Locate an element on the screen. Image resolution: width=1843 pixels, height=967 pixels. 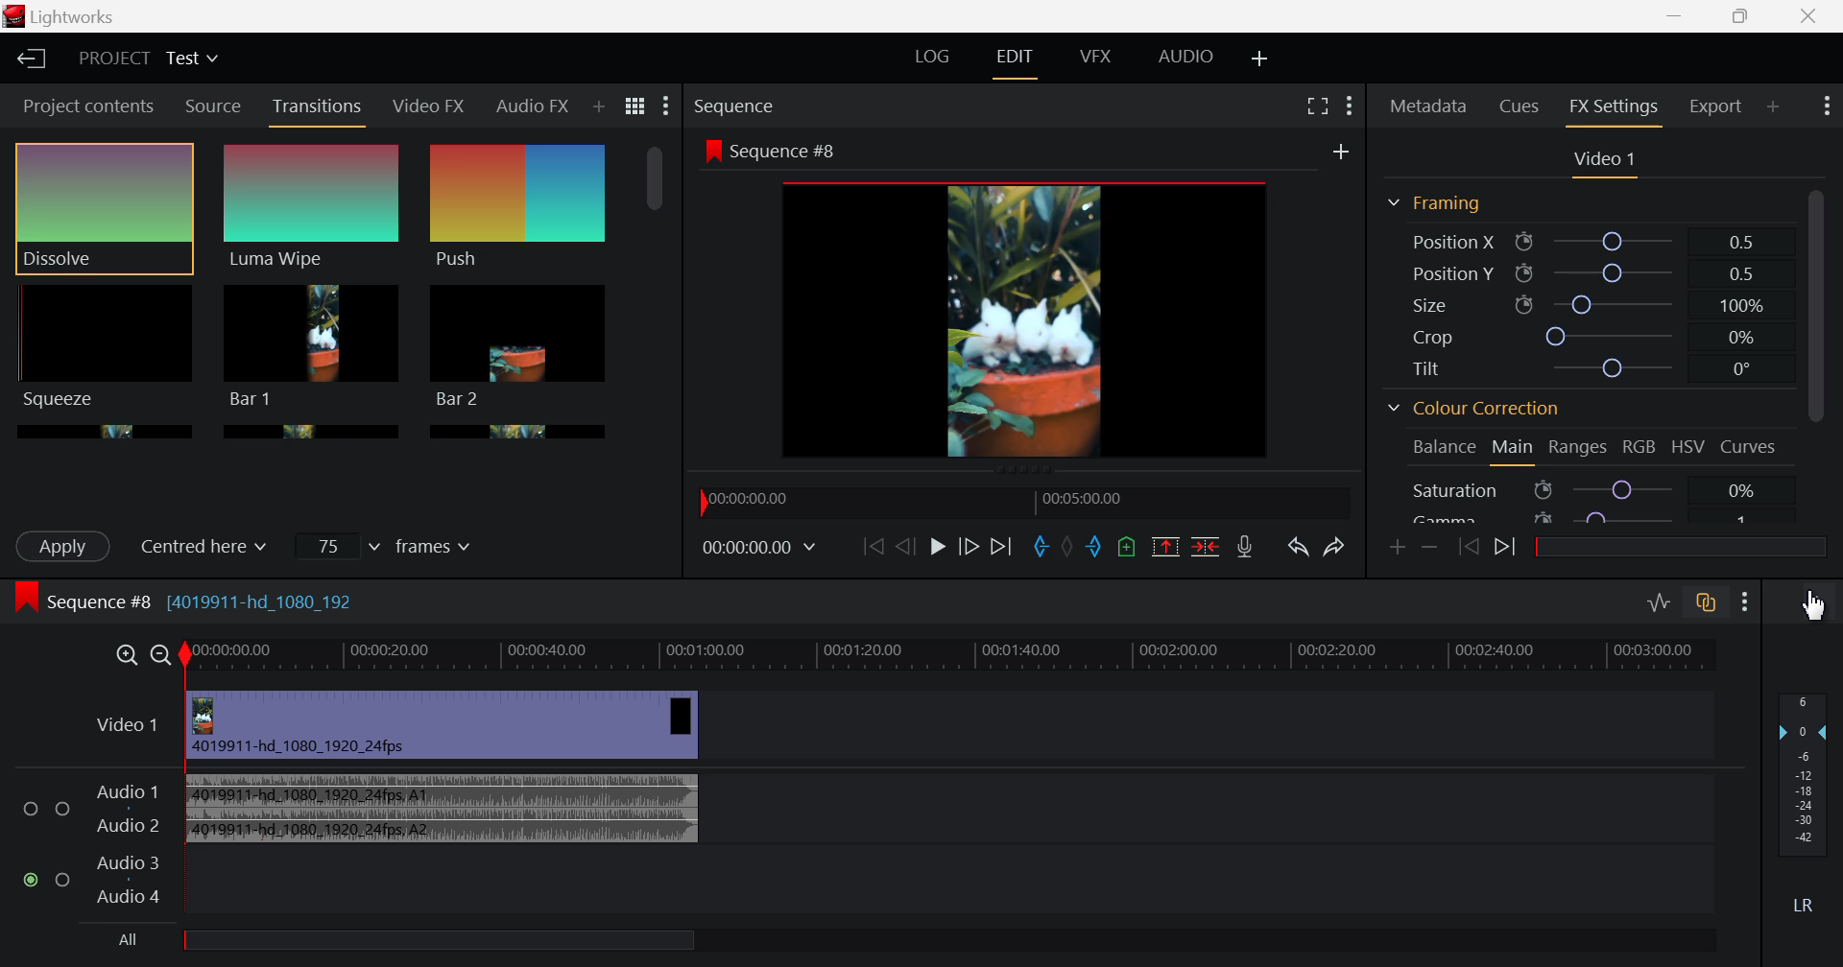
Mark Out is located at coordinates (1094, 547).